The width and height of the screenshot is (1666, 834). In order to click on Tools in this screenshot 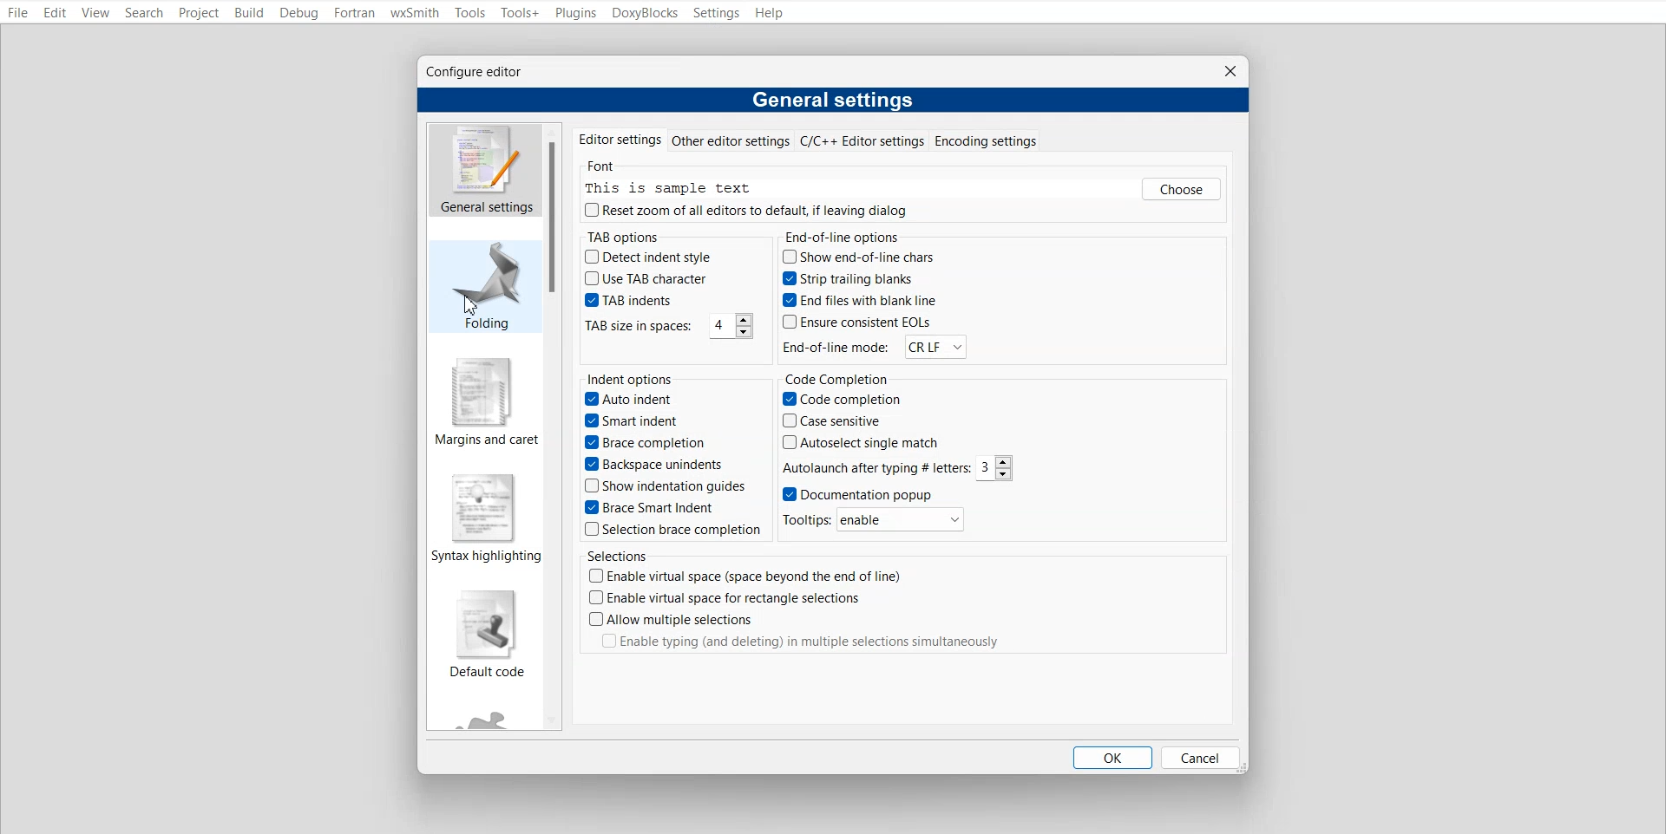, I will do `click(470, 13)`.